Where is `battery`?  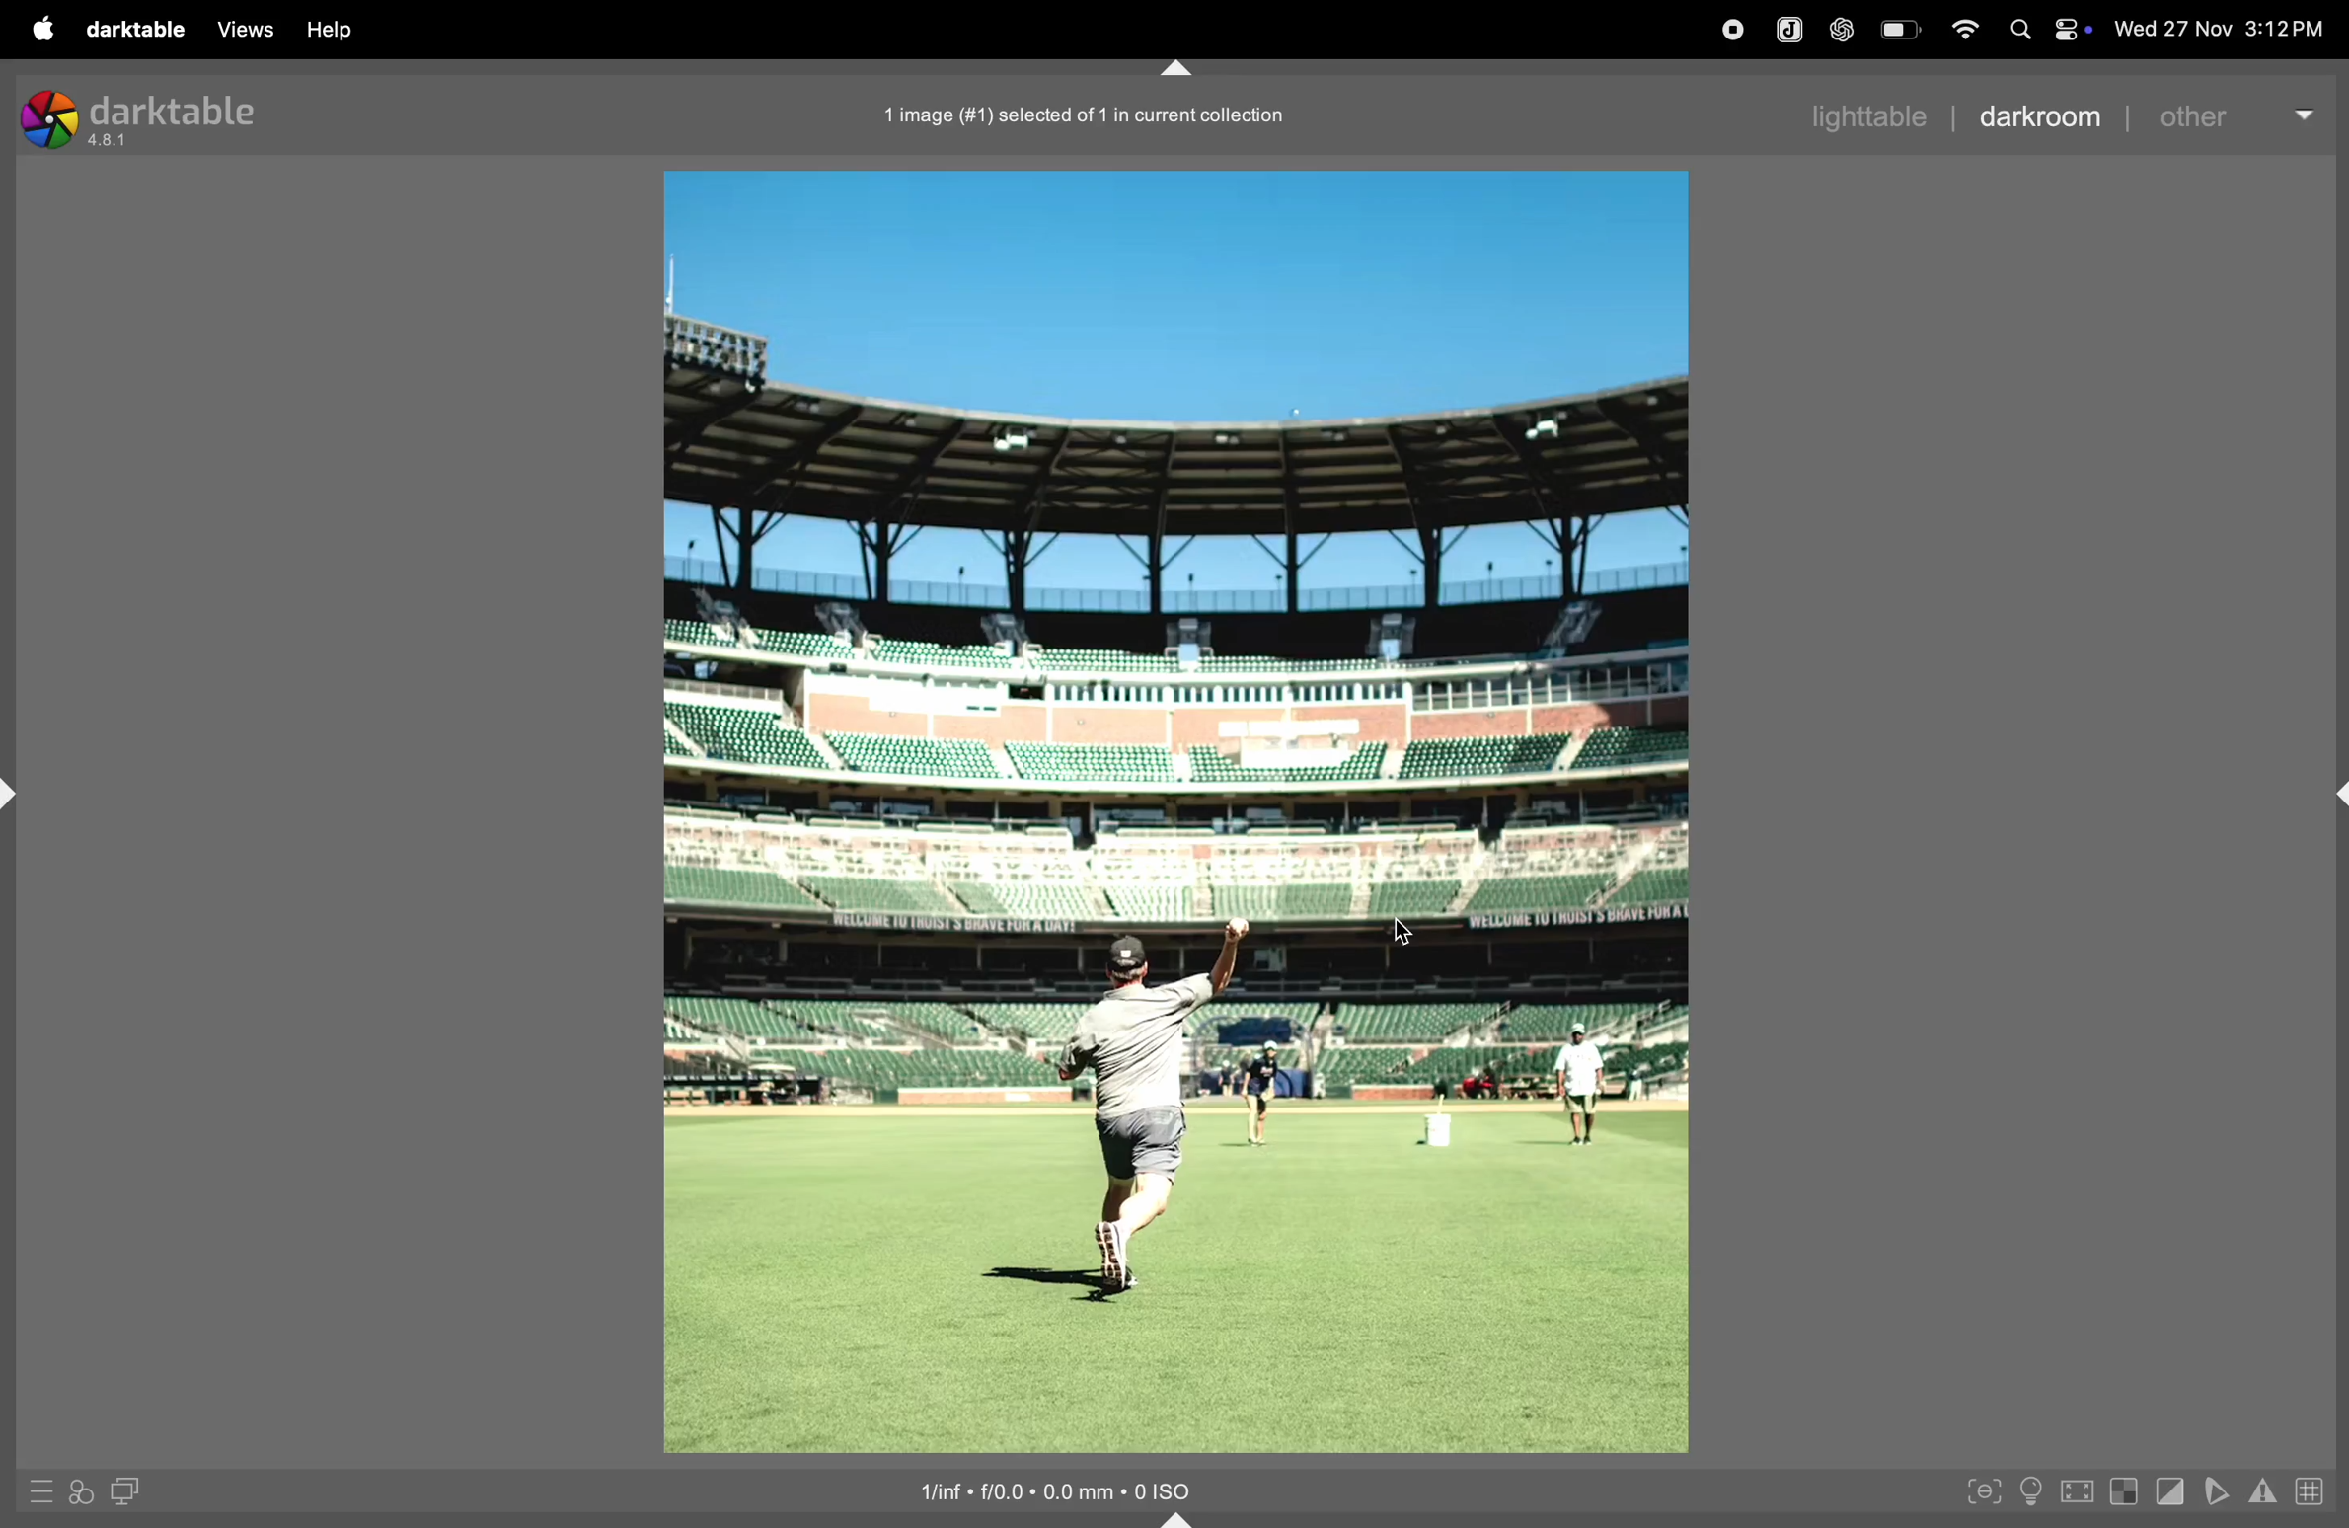 battery is located at coordinates (1902, 28).